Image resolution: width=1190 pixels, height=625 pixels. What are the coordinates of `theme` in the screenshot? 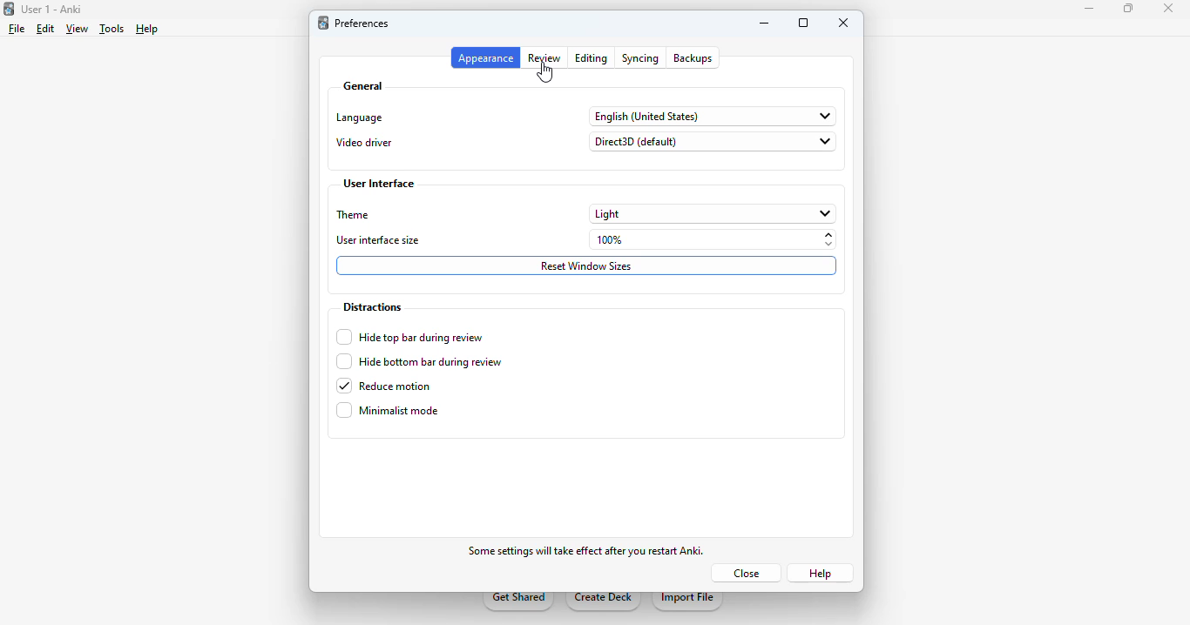 It's located at (354, 215).